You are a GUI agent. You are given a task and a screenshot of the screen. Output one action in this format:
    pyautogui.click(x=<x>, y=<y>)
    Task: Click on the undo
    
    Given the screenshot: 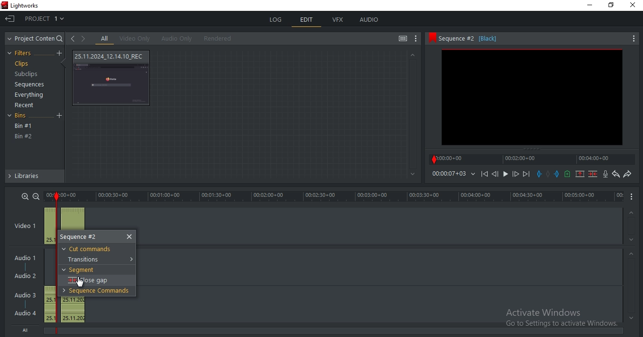 What is the action you would take?
    pyautogui.click(x=616, y=174)
    